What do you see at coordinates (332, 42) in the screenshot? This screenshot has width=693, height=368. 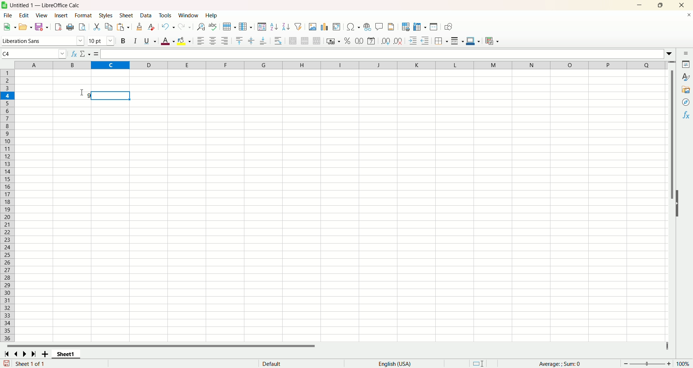 I see `format as currency` at bounding box center [332, 42].